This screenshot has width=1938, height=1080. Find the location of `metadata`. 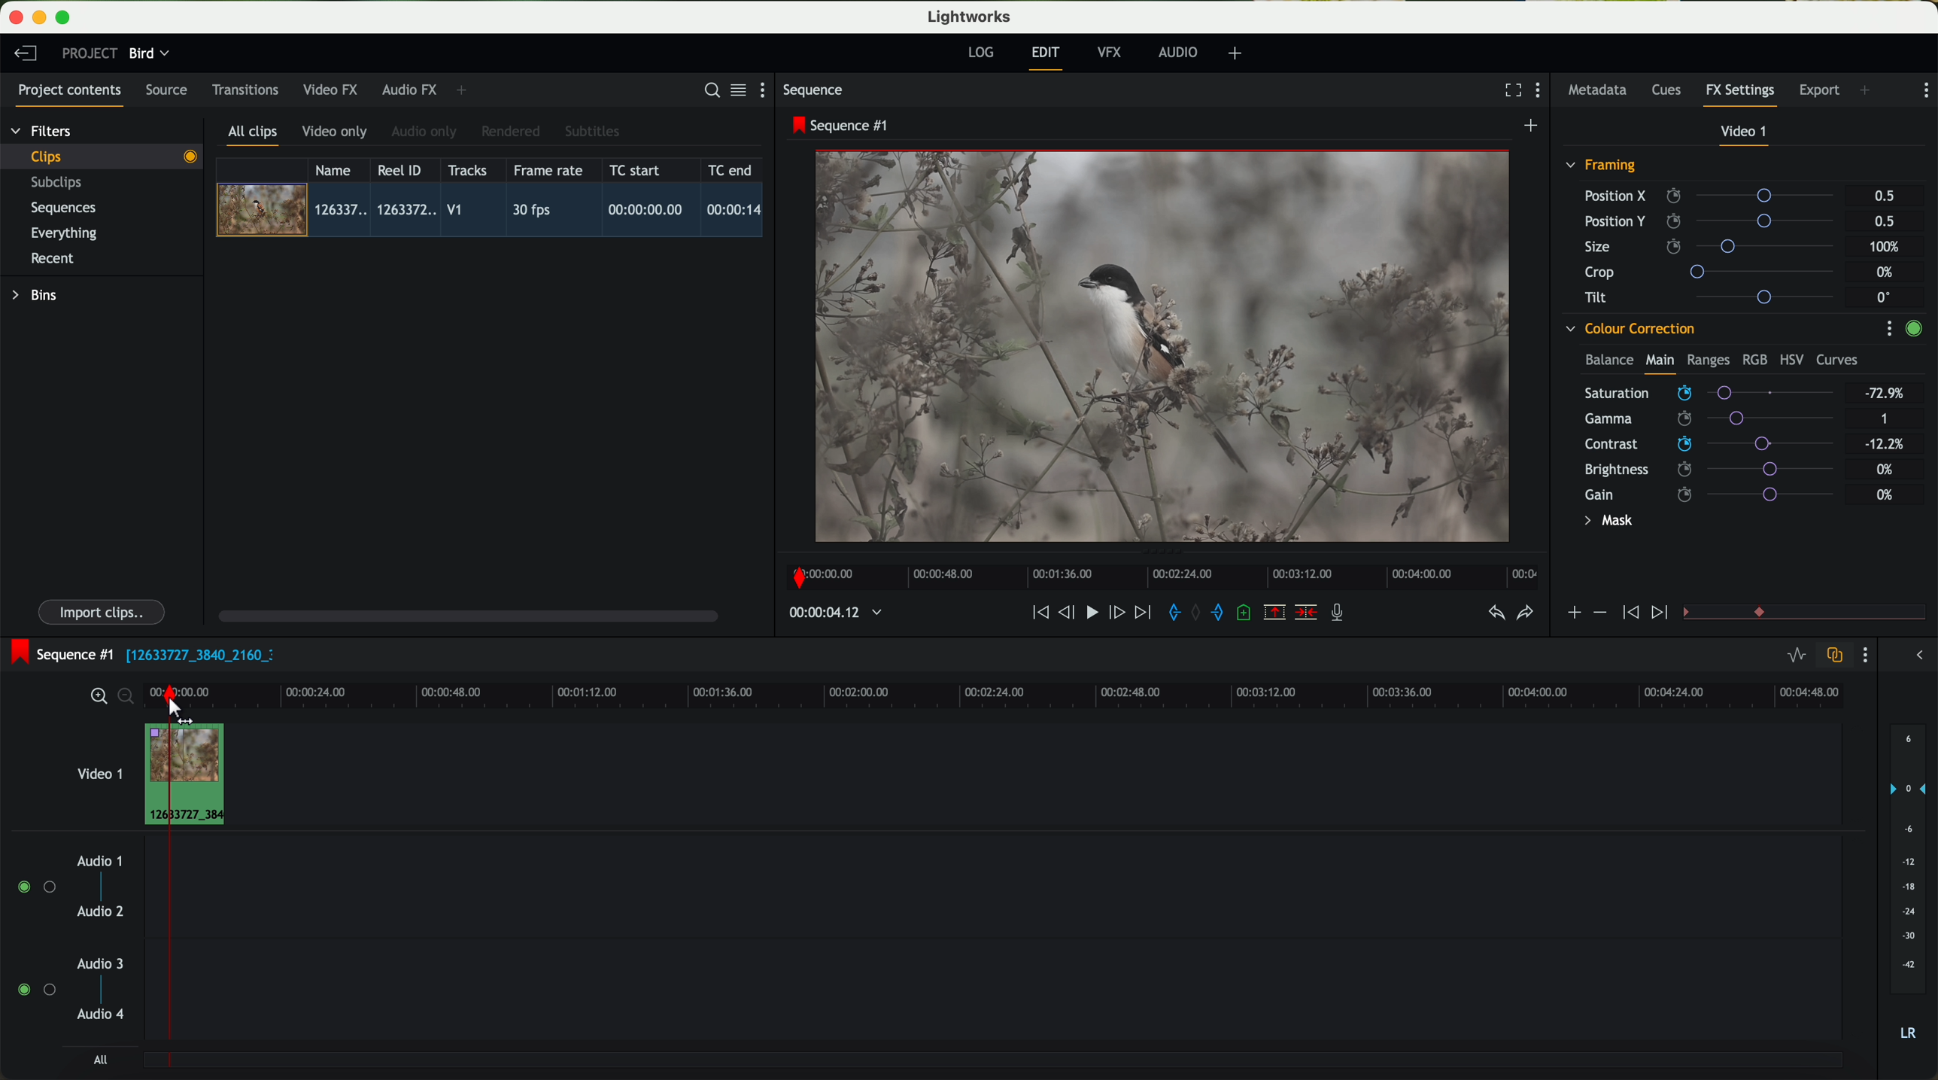

metadata is located at coordinates (1601, 91).